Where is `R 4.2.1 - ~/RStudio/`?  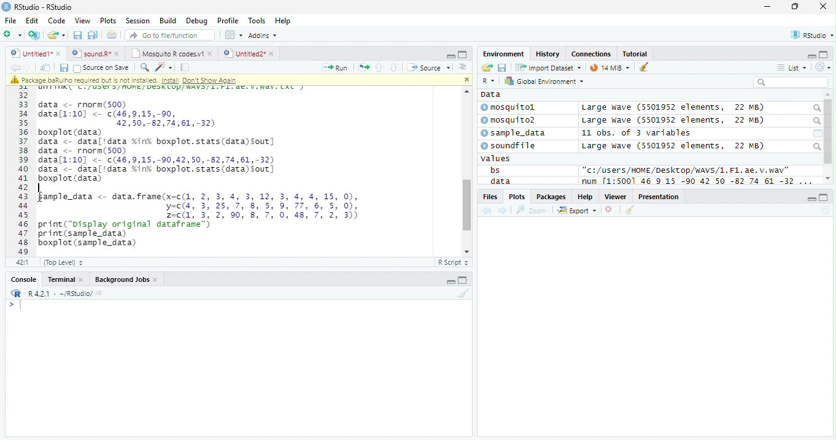
R 4.2.1 - ~/RStudio/ is located at coordinates (60, 295).